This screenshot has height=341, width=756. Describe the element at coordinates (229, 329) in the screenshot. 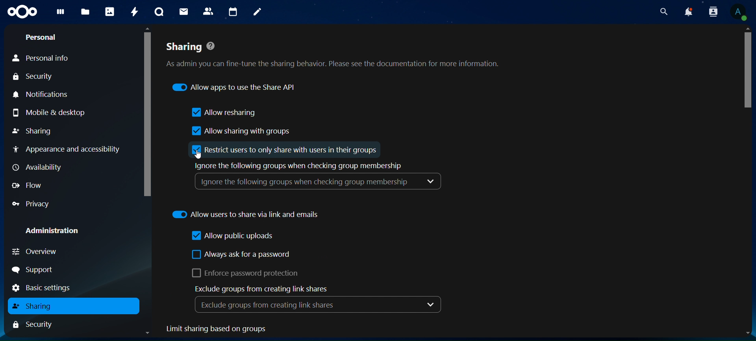

I see `limit sharing based on groups` at that location.